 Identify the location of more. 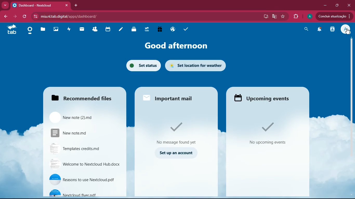
(5, 5).